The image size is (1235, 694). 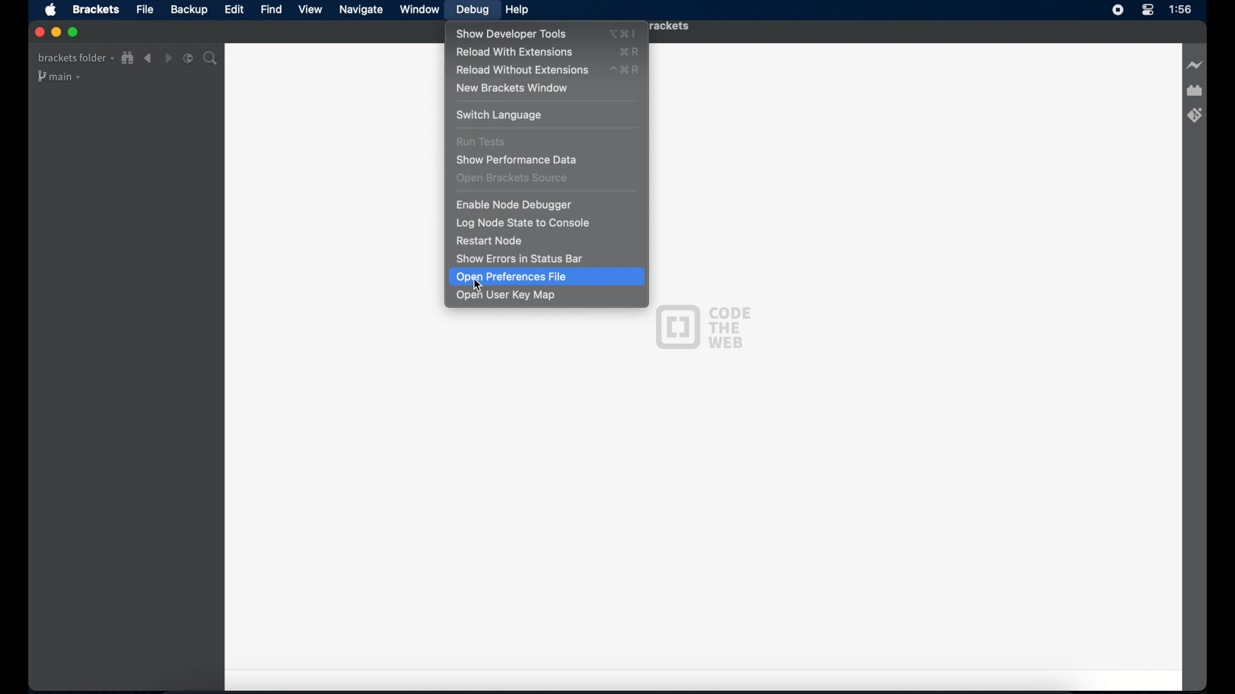 What do you see at coordinates (1194, 65) in the screenshot?
I see `live preview` at bounding box center [1194, 65].